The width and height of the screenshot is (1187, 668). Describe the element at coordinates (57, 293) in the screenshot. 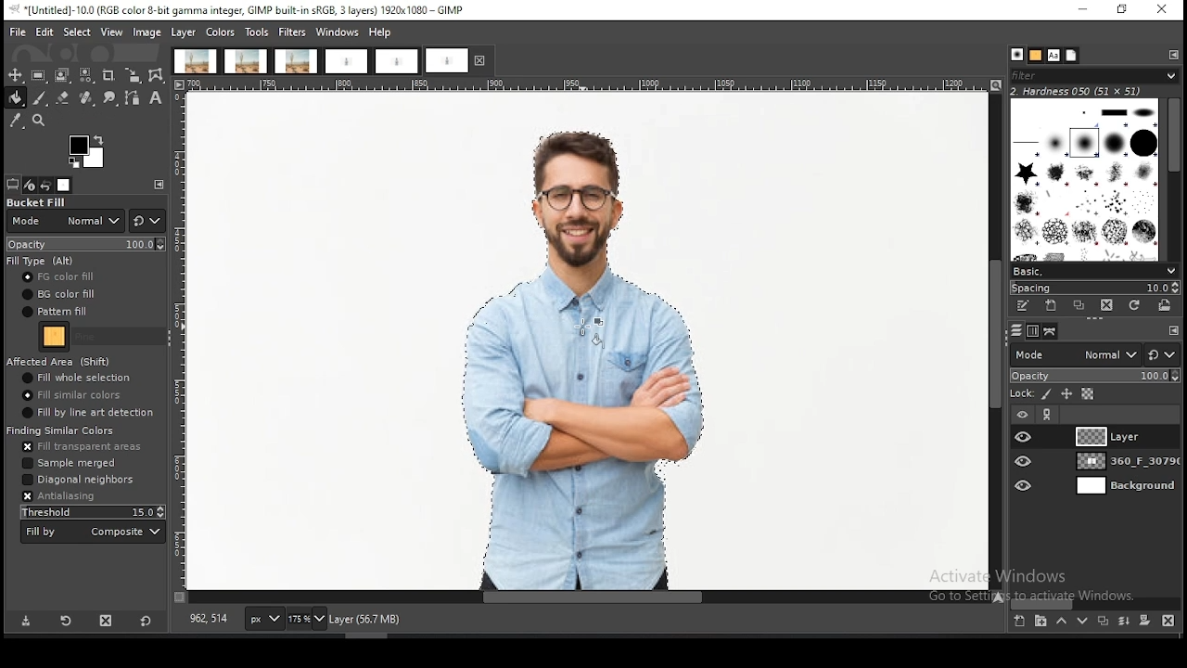

I see `BG color fill` at that location.